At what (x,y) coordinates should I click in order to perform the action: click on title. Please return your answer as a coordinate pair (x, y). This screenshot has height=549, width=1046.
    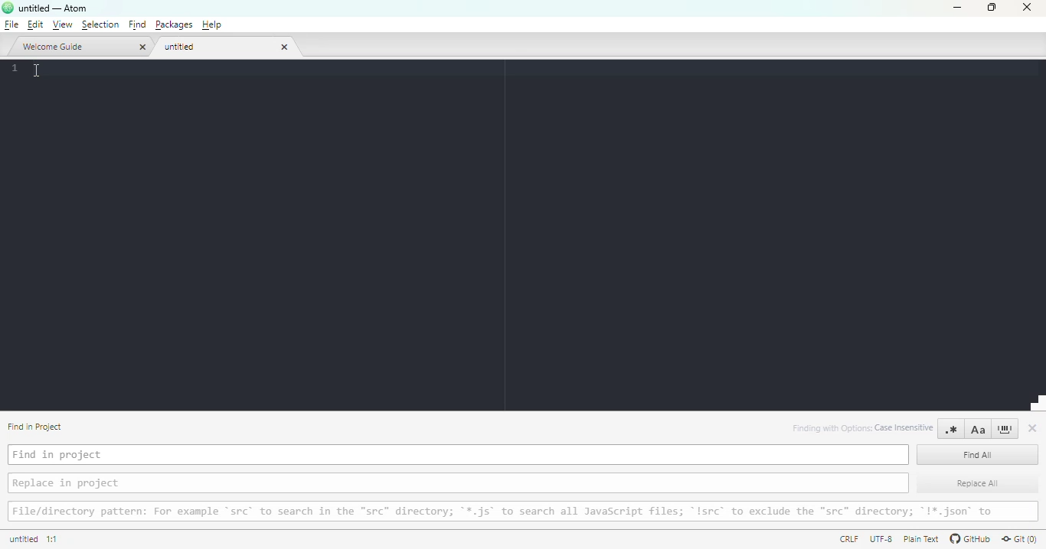
    Looking at the image, I should click on (54, 8).